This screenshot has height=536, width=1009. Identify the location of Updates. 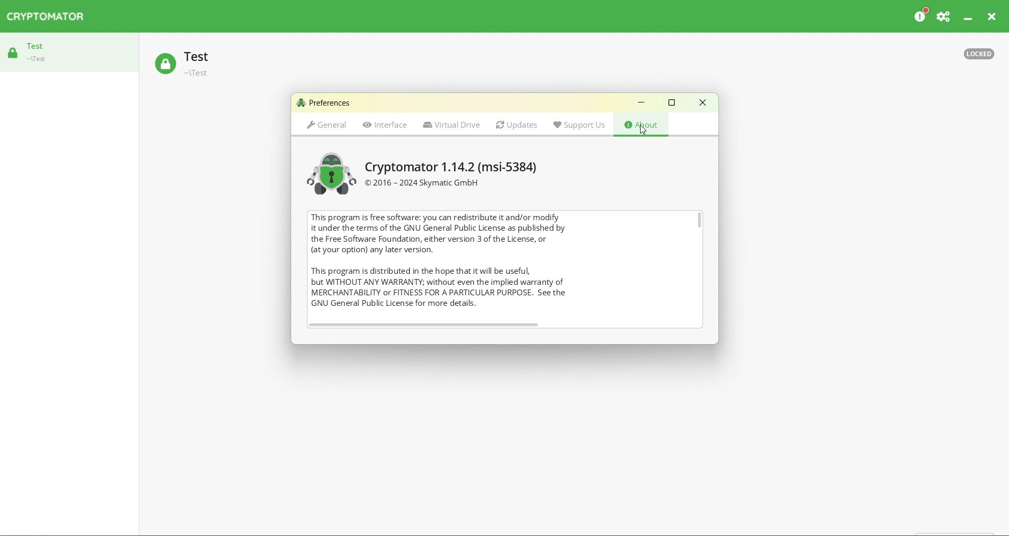
(516, 126).